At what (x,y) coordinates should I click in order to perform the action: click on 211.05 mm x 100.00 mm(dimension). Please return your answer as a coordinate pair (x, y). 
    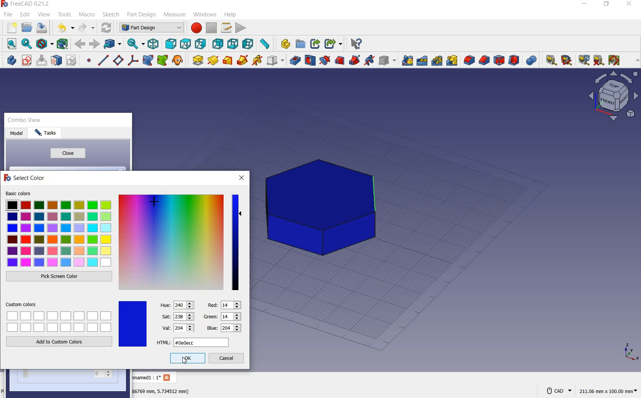
    Looking at the image, I should click on (608, 392).